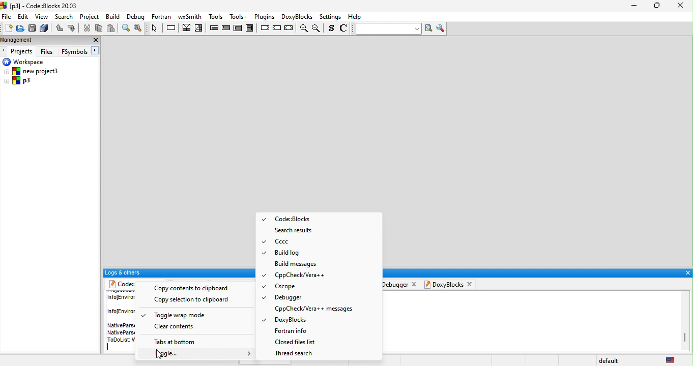 This screenshot has height=366, width=693. I want to click on debugger, so click(395, 284).